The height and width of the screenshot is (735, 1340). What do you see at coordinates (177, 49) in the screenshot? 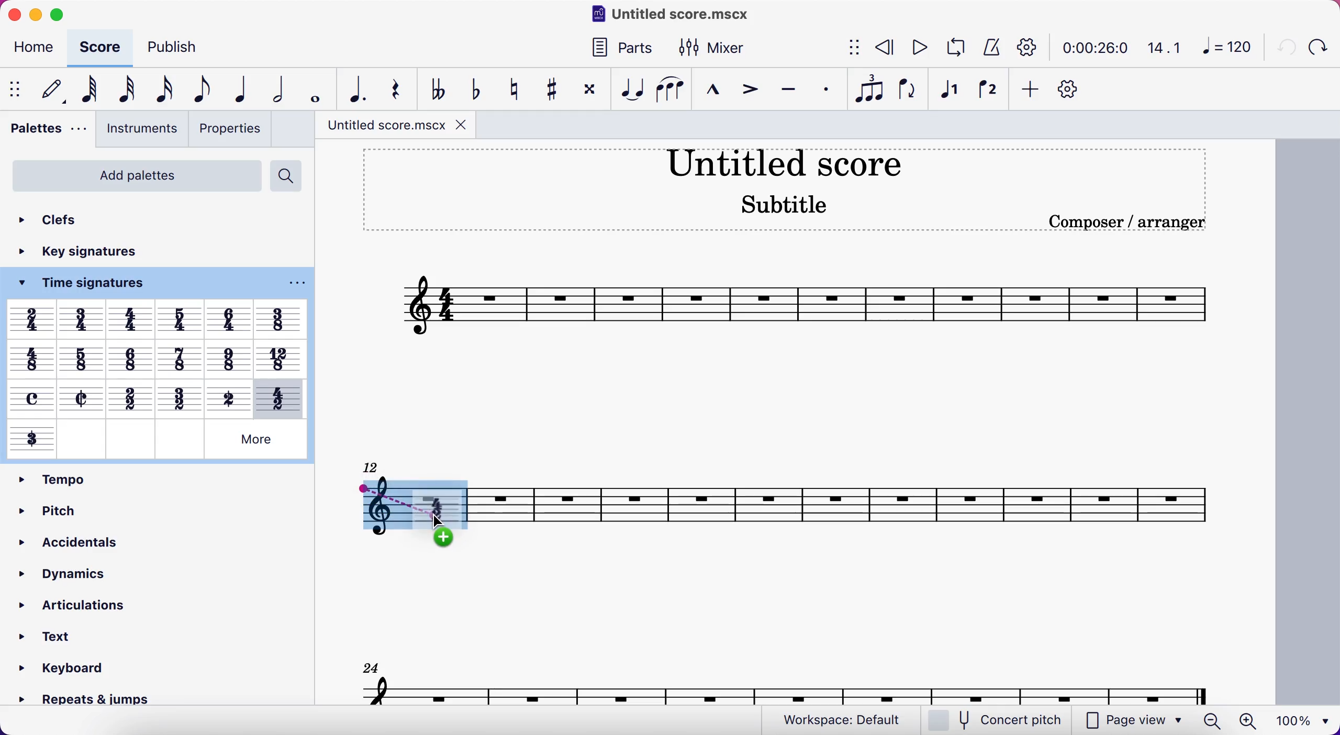
I see `publish` at bounding box center [177, 49].